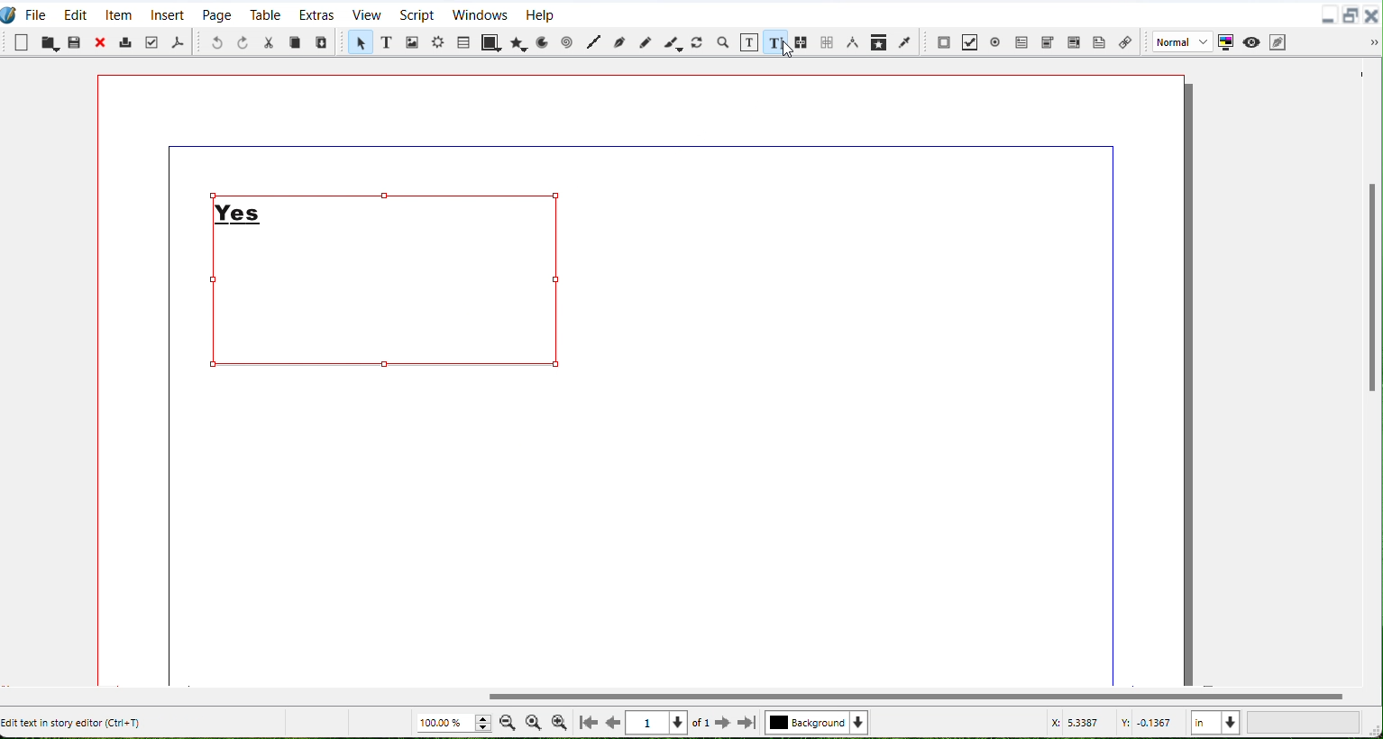 This screenshot has width=1383, height=739. I want to click on PDF push button, so click(944, 41).